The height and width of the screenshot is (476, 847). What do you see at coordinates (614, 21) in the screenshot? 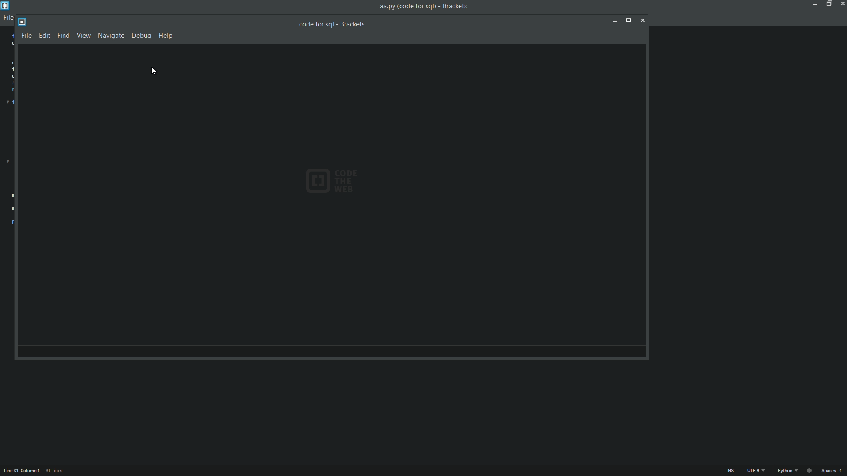
I see `minimize` at bounding box center [614, 21].